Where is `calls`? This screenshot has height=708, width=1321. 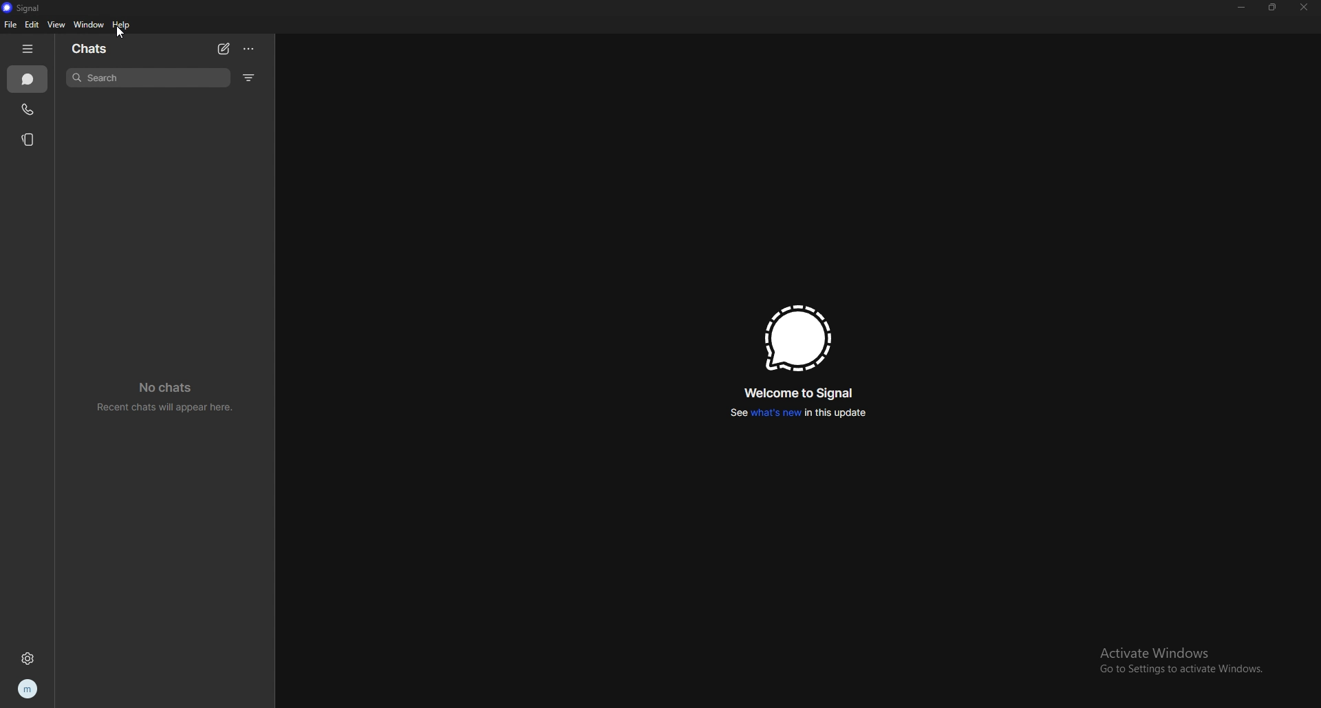
calls is located at coordinates (26, 110).